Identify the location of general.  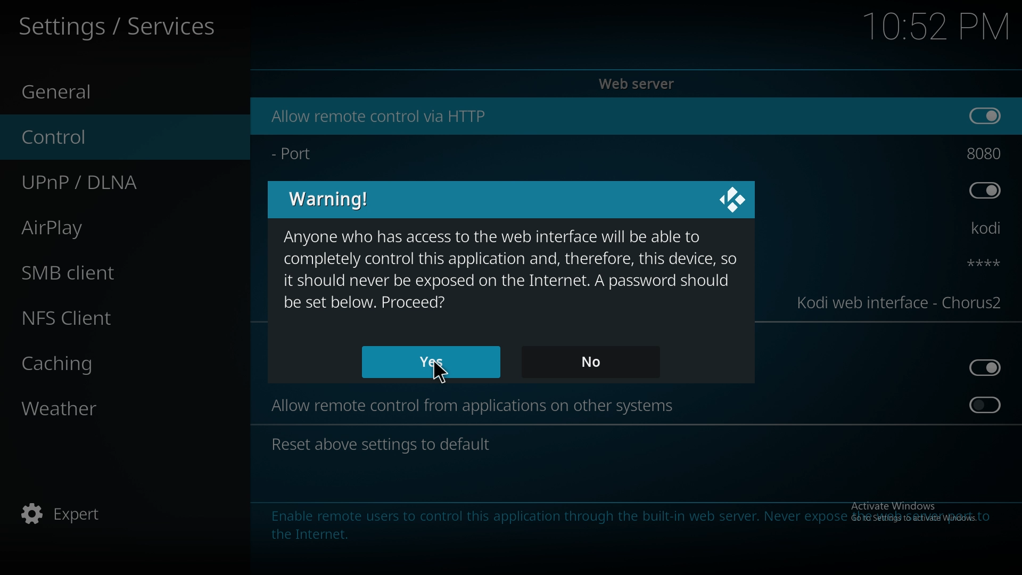
(112, 93).